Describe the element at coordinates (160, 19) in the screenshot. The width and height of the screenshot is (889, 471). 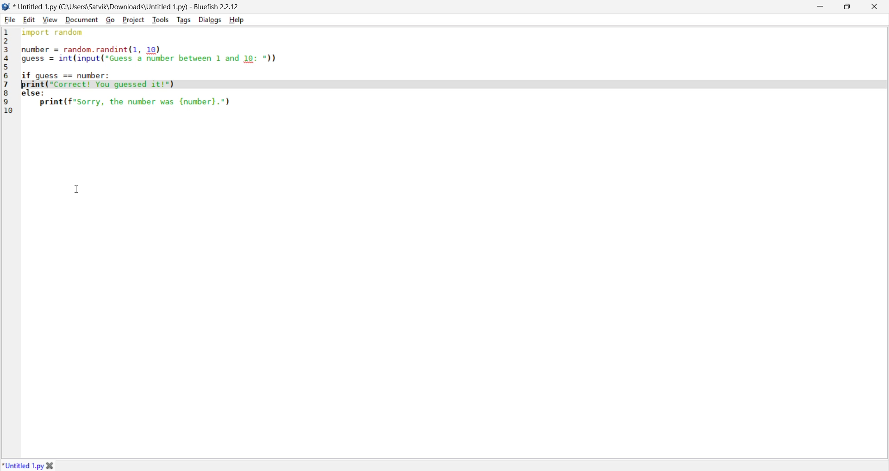
I see `tools` at that location.